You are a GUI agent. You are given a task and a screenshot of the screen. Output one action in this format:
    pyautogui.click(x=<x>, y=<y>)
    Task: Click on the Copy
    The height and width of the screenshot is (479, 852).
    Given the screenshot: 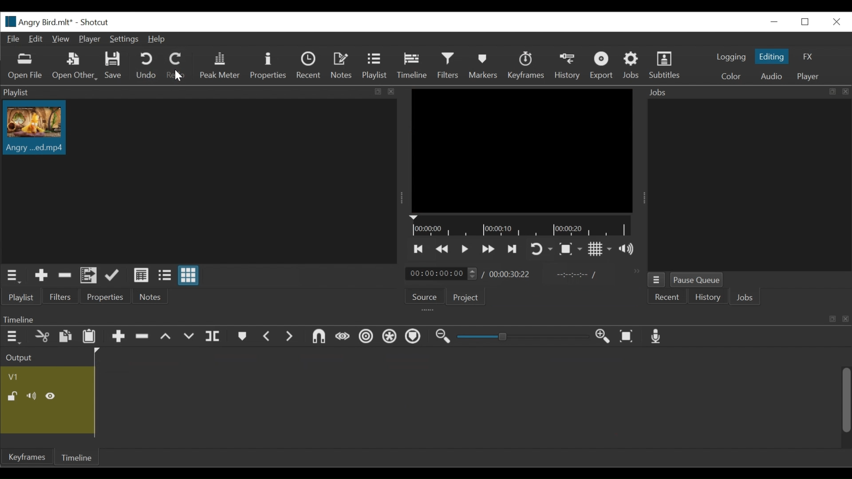 What is the action you would take?
    pyautogui.click(x=65, y=337)
    